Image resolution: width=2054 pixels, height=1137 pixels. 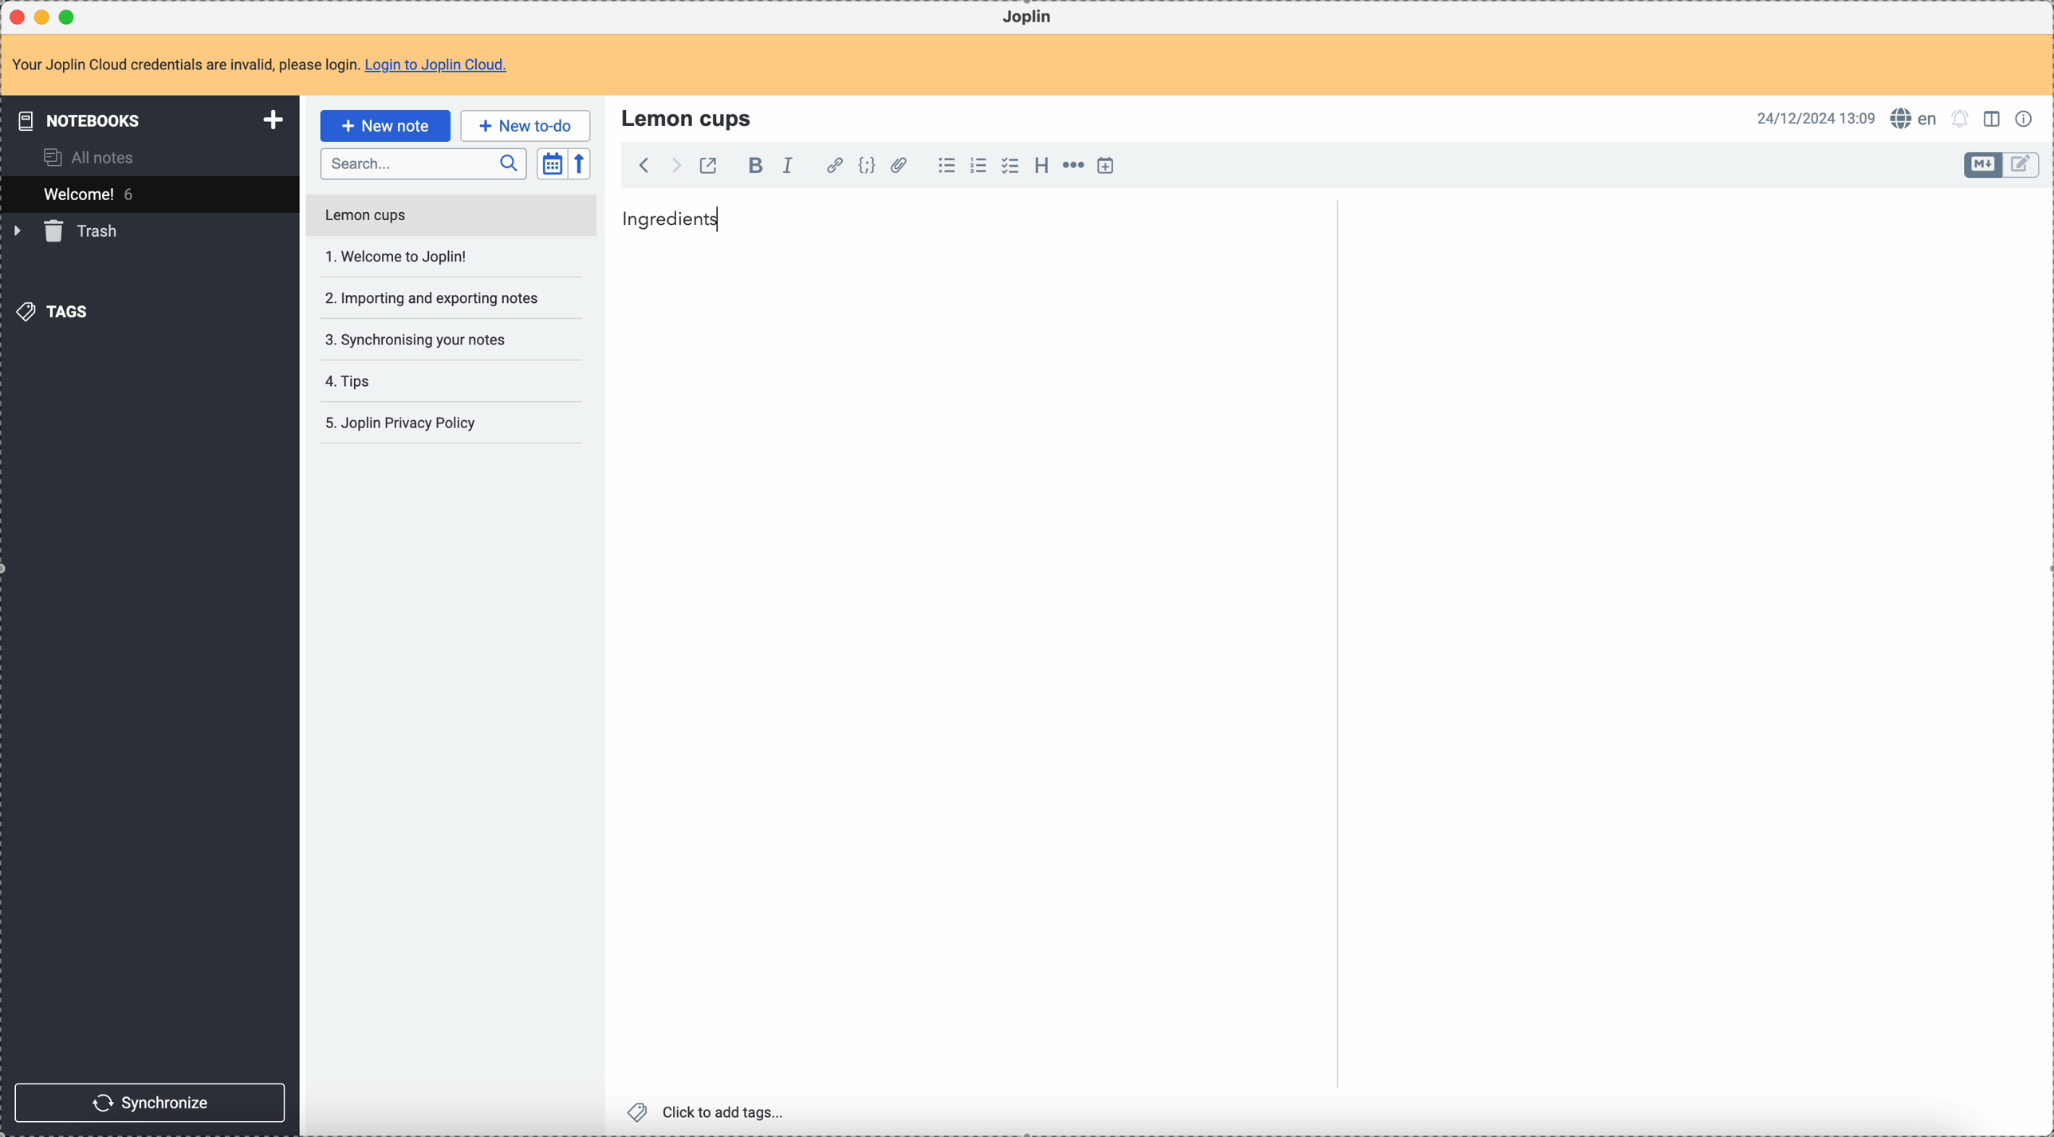 I want to click on synchronize, so click(x=151, y=1103).